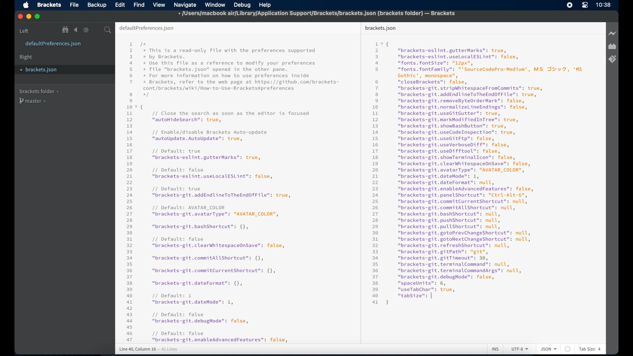 This screenshot has height=356, width=633. What do you see at coordinates (549, 349) in the screenshot?
I see `json` at bounding box center [549, 349].